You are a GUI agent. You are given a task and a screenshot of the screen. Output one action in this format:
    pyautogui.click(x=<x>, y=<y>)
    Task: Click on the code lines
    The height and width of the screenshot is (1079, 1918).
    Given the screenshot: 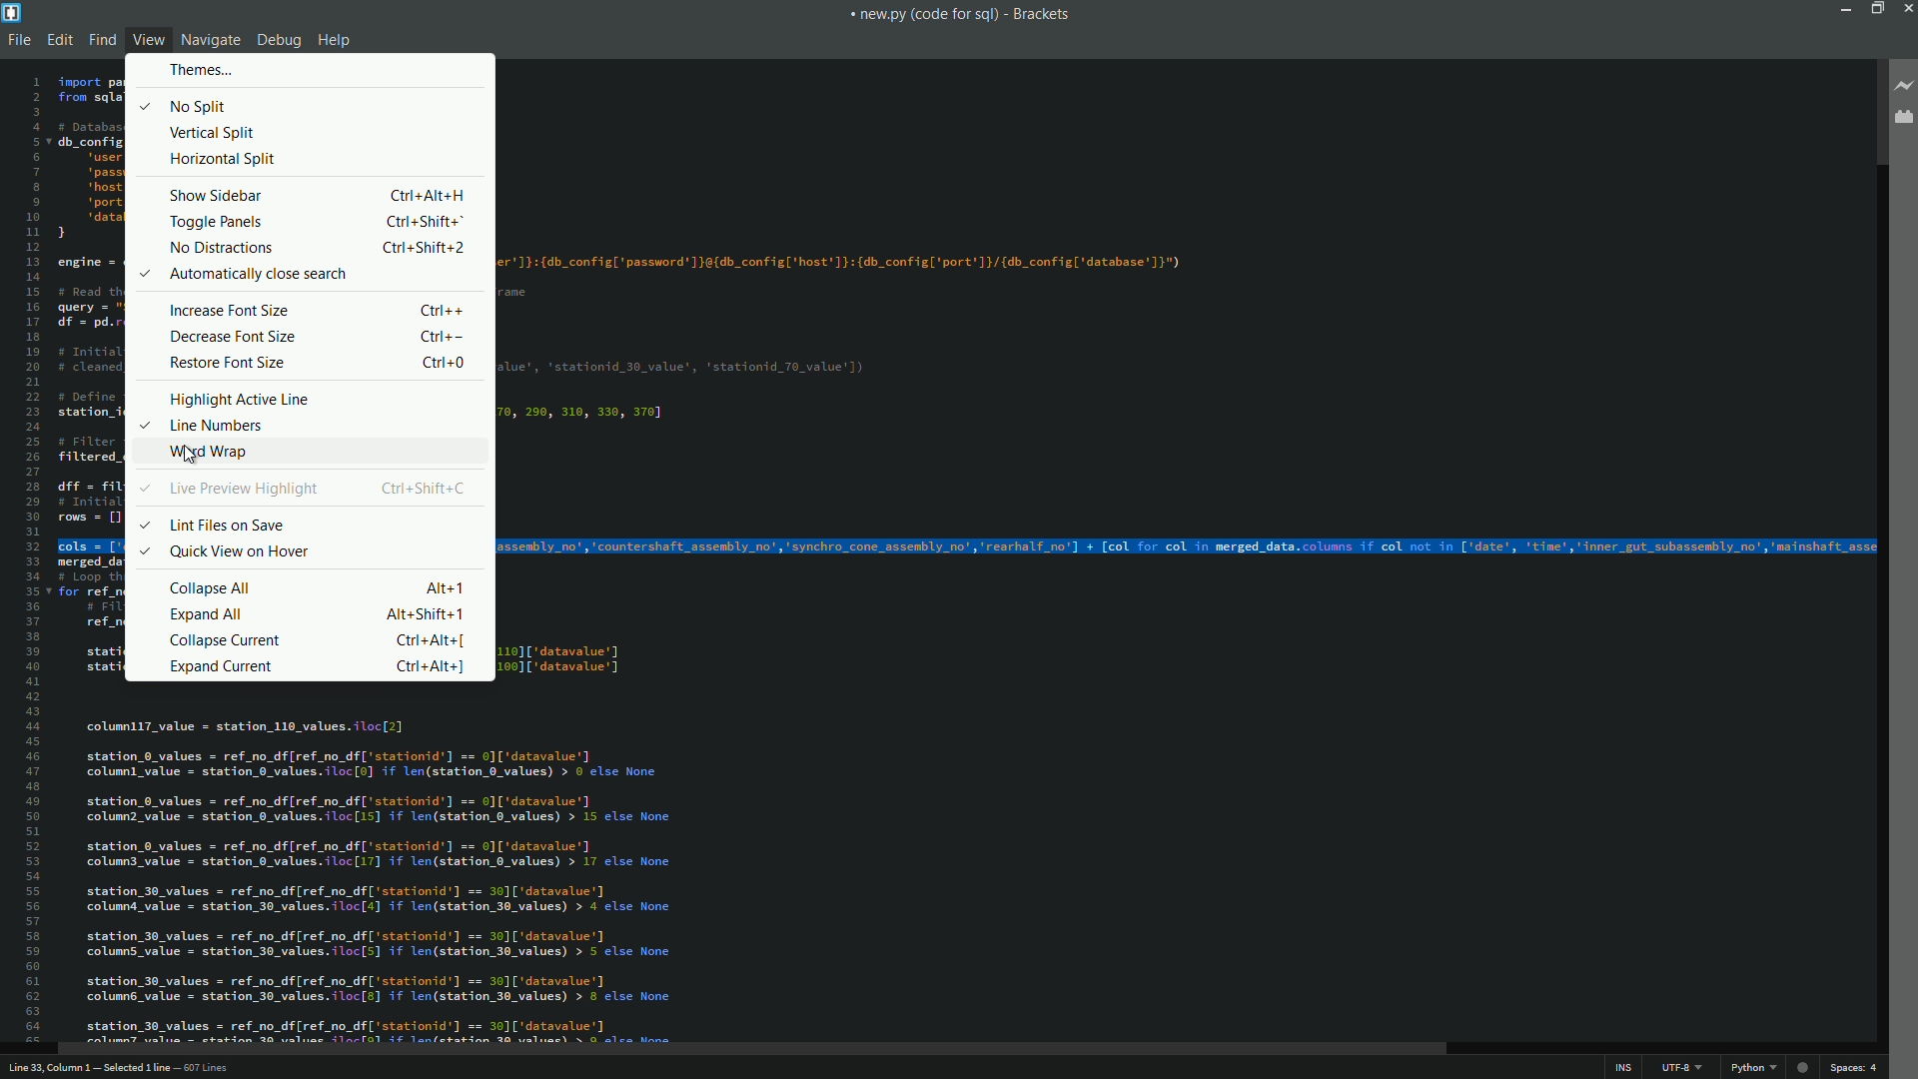 What is the action you would take?
    pyautogui.click(x=960, y=296)
    